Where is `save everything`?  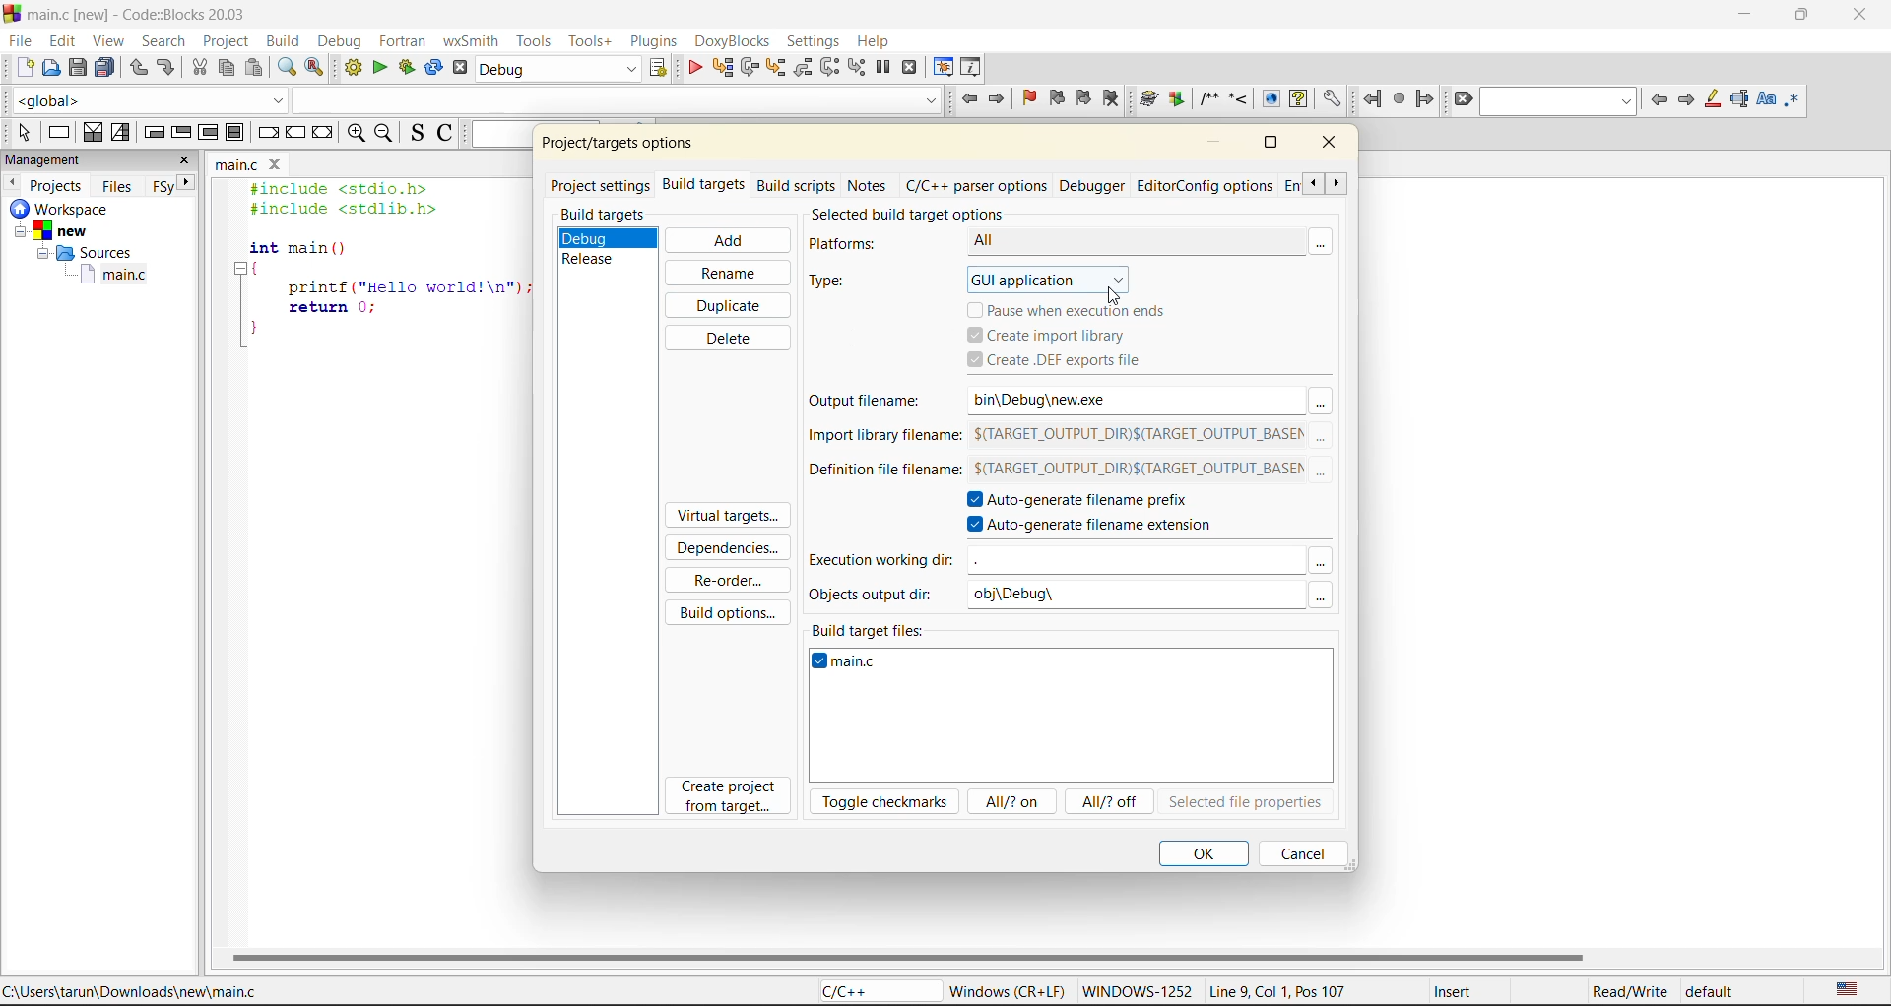
save everything is located at coordinates (106, 68).